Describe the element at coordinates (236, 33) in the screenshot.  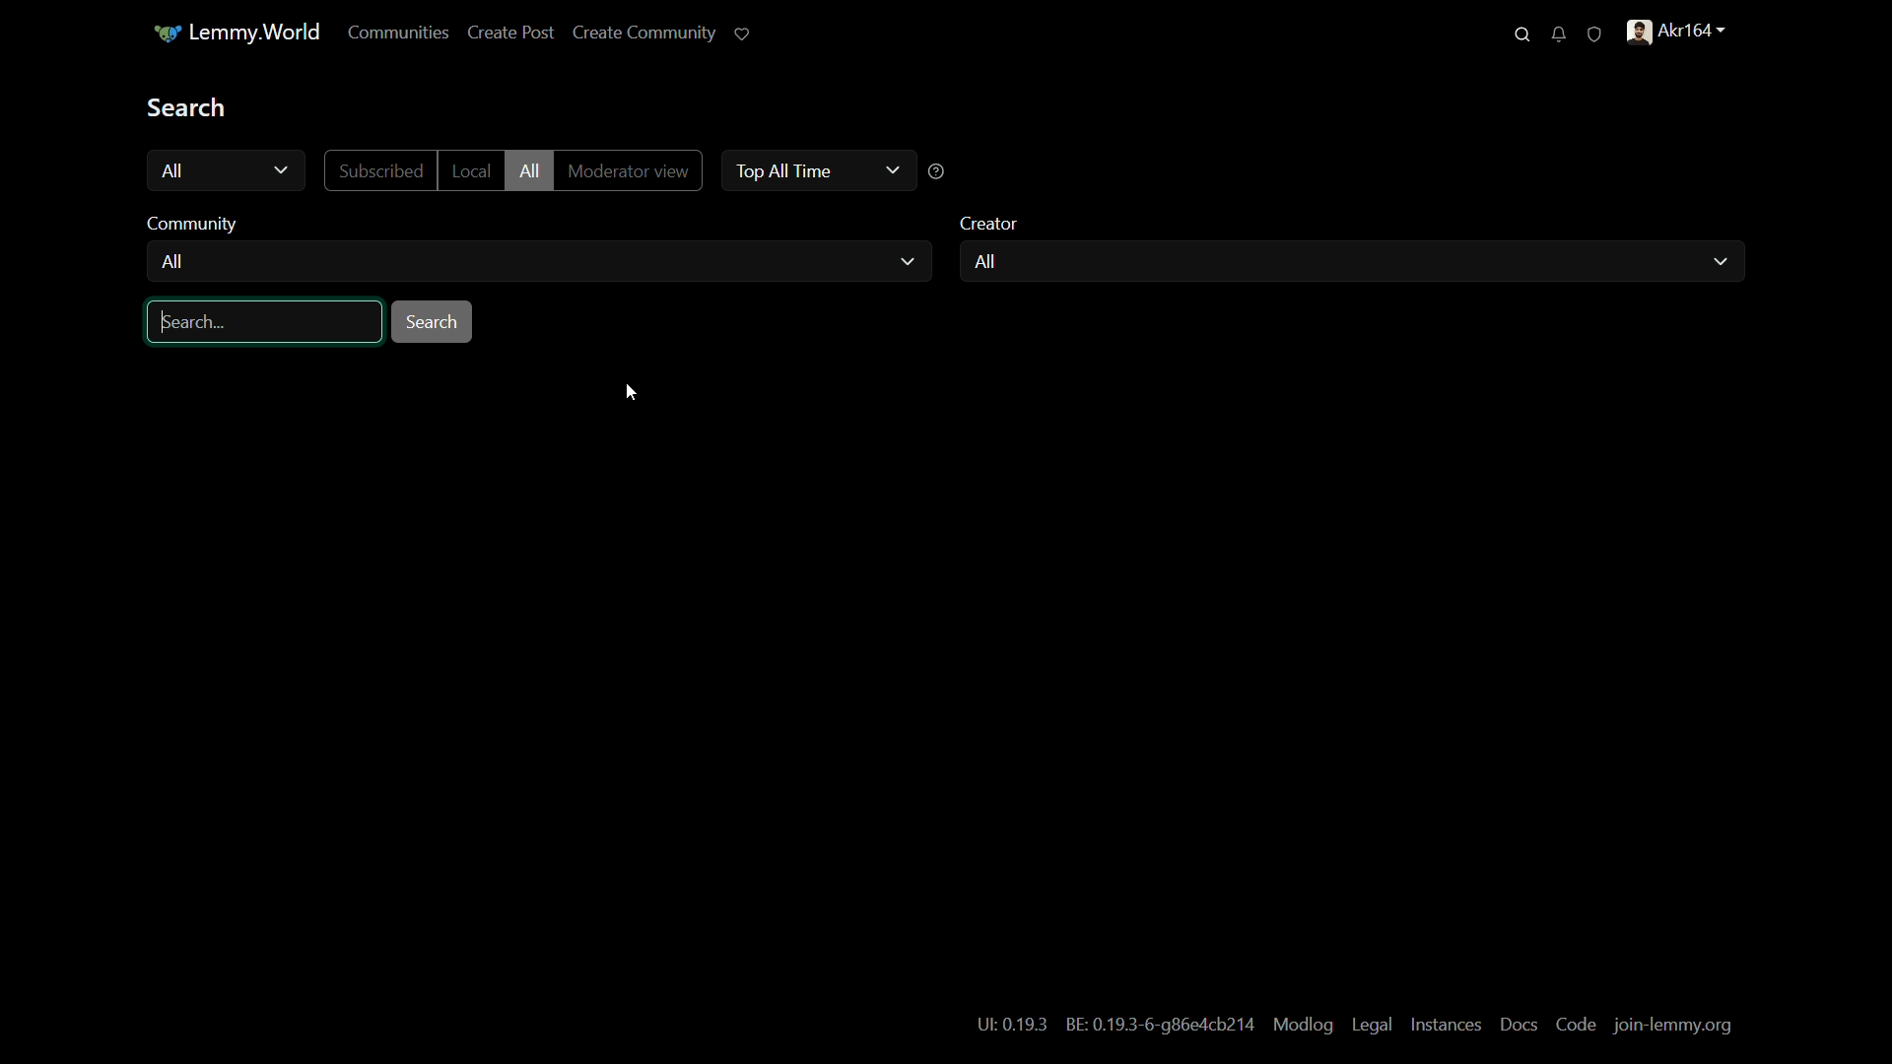
I see `server name` at that location.